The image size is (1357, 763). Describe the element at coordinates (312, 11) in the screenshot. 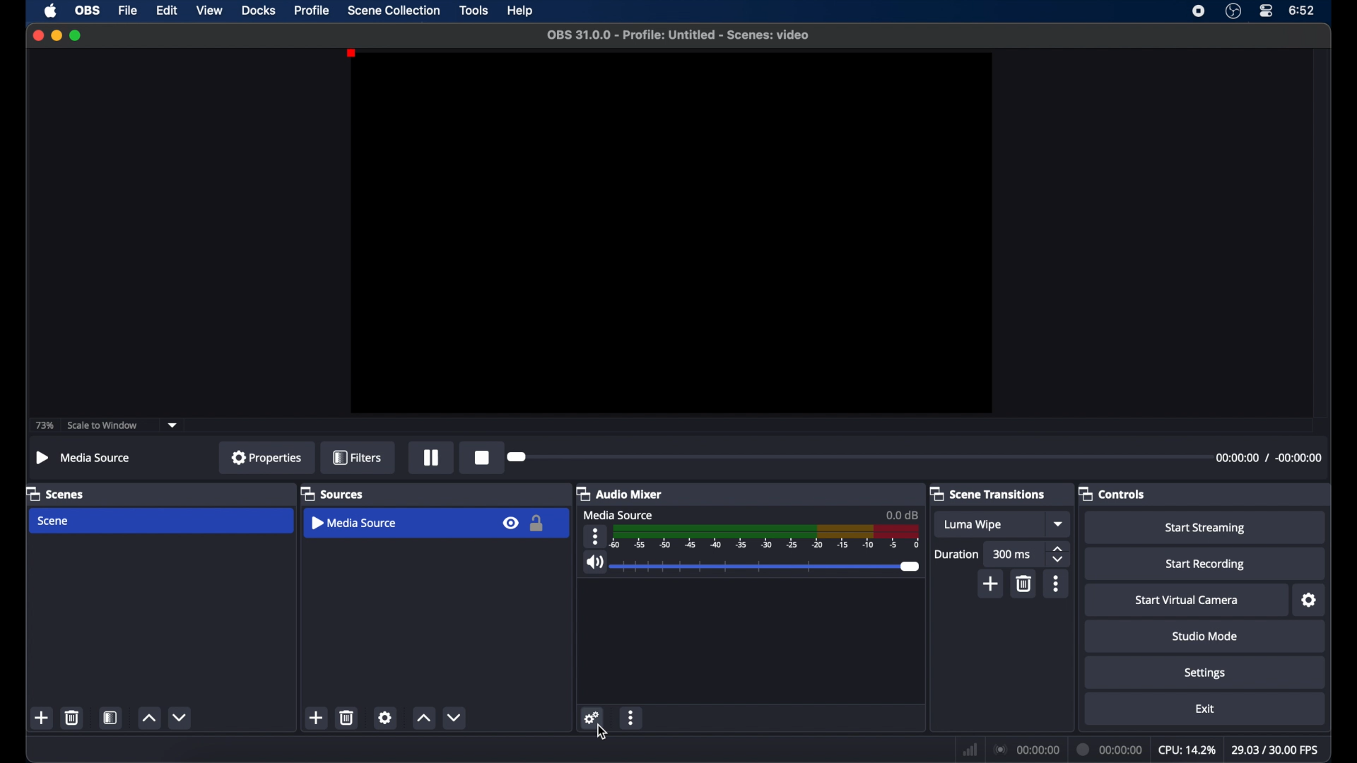

I see `profile` at that location.